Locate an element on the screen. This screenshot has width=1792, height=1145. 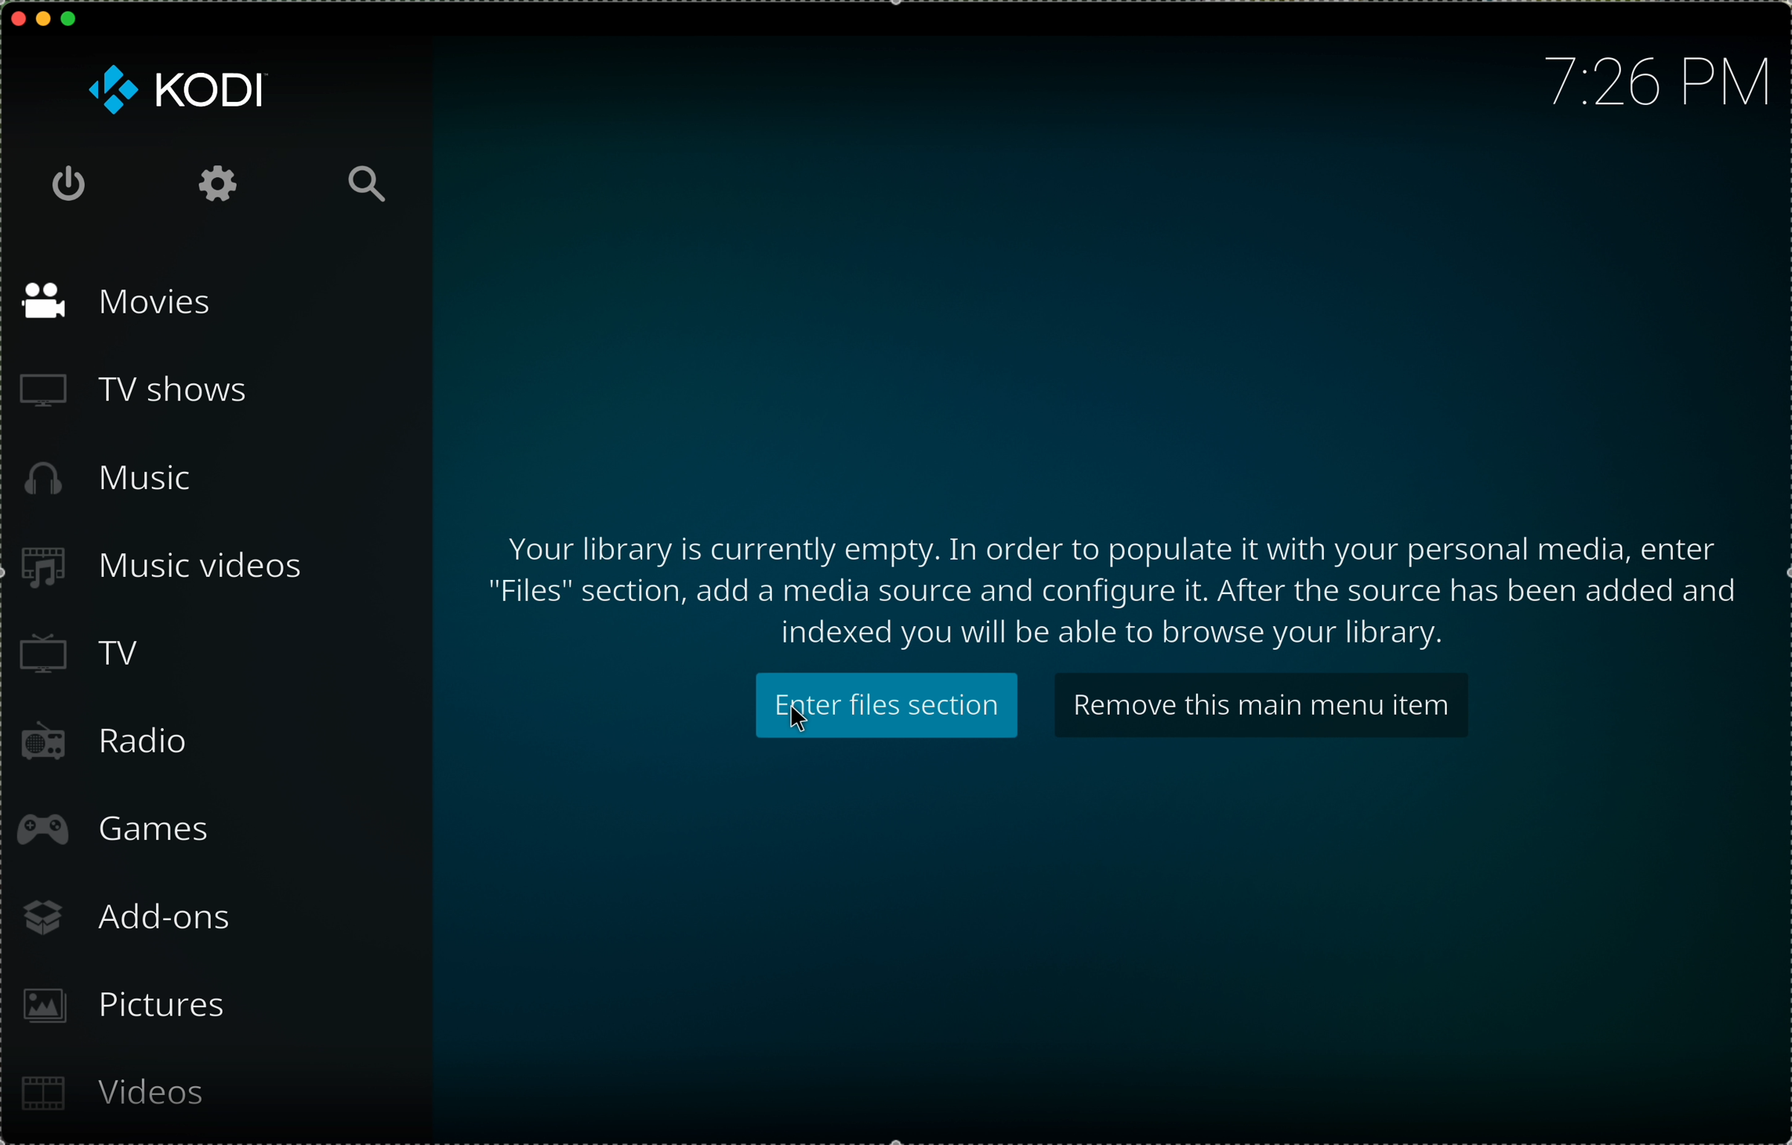
movies option is located at coordinates (112, 300).